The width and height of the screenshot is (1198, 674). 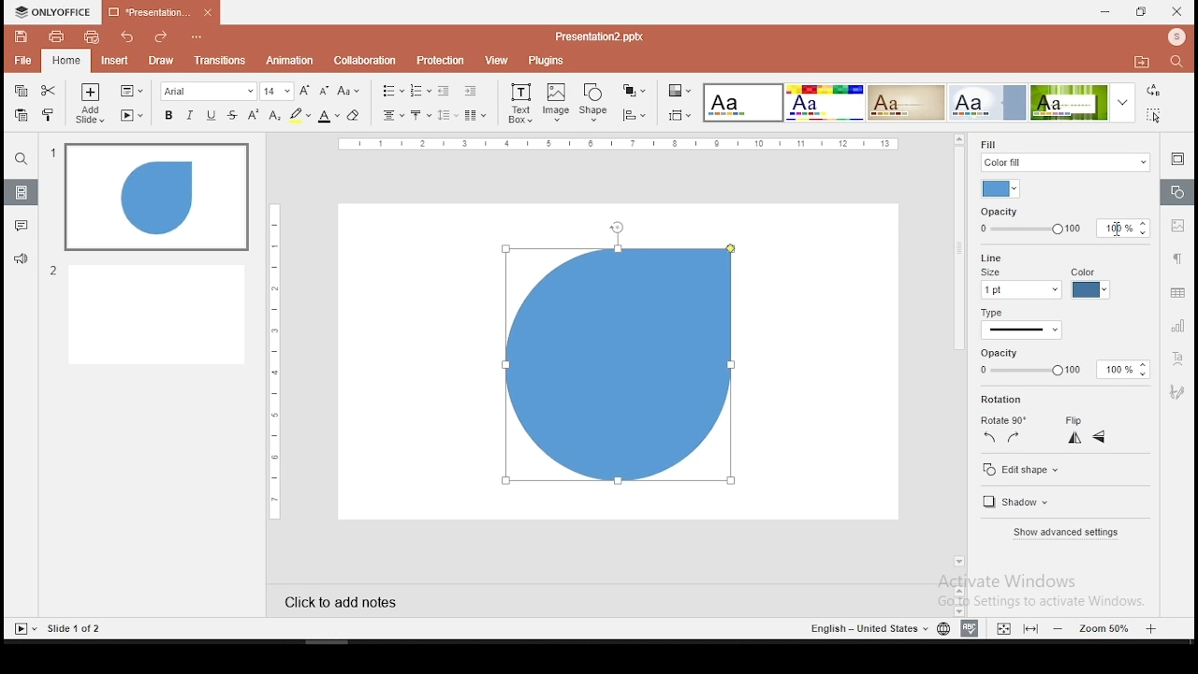 What do you see at coordinates (188, 116) in the screenshot?
I see `italics` at bounding box center [188, 116].